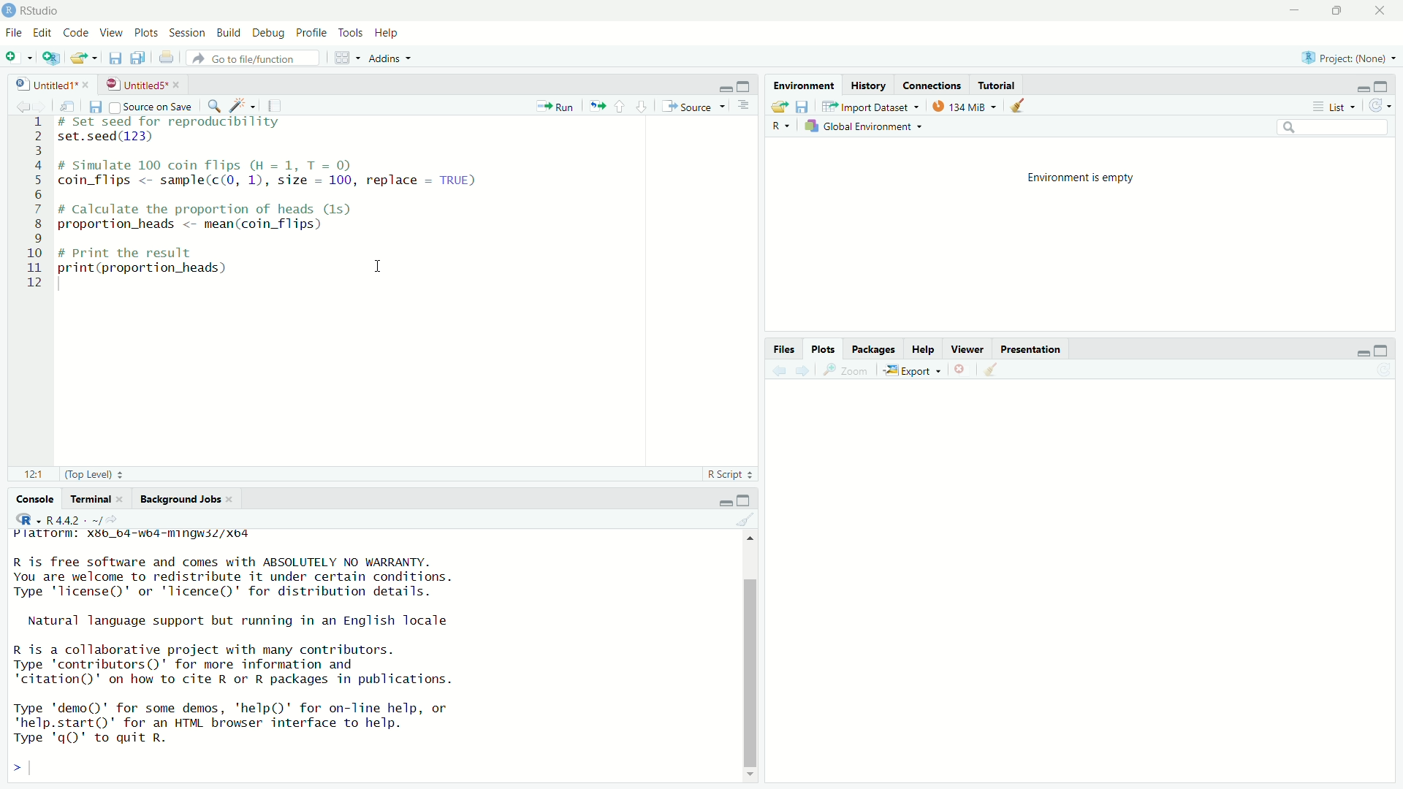 The width and height of the screenshot is (1403, 789). Describe the element at coordinates (1079, 574) in the screenshot. I see `` at that location.